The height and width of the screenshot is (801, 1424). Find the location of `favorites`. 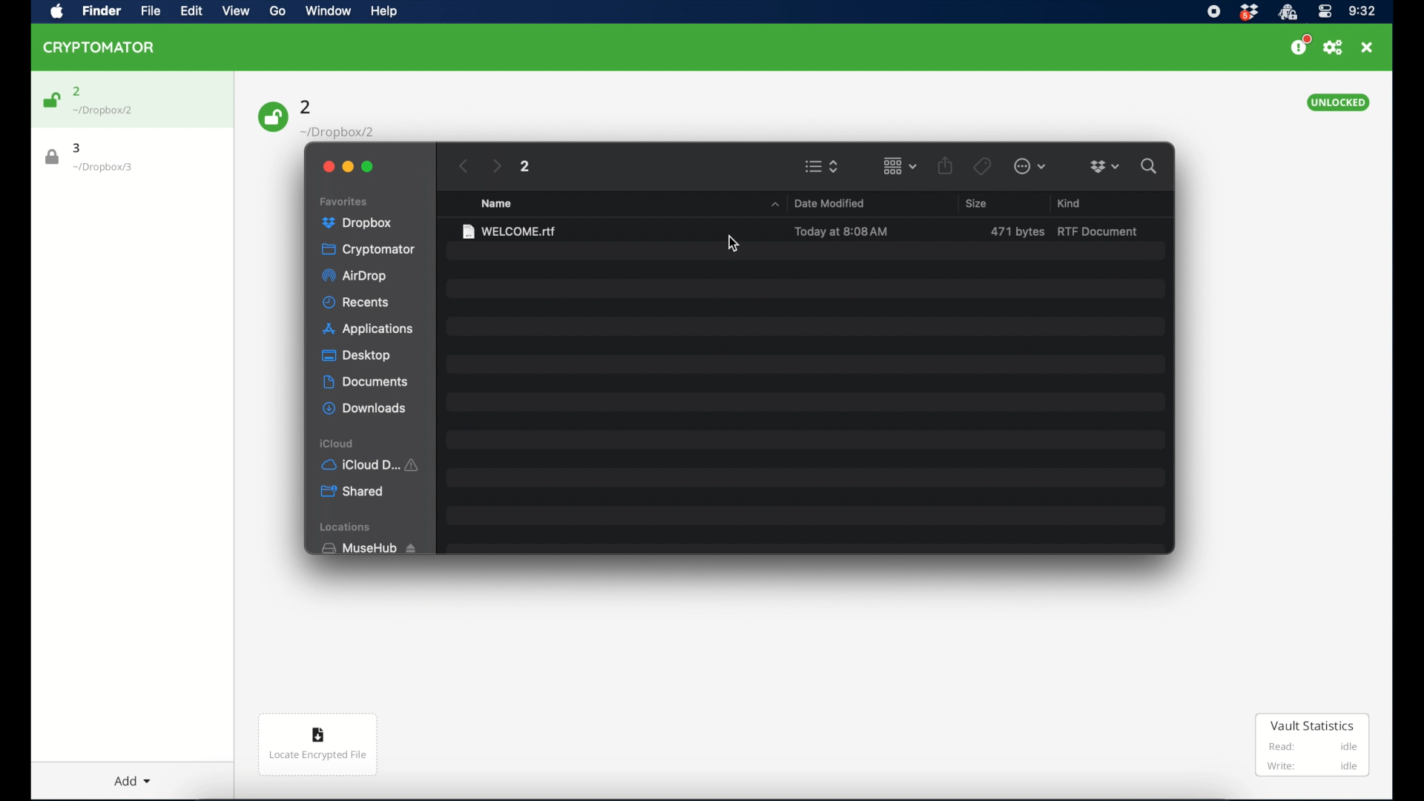

favorites is located at coordinates (345, 202).